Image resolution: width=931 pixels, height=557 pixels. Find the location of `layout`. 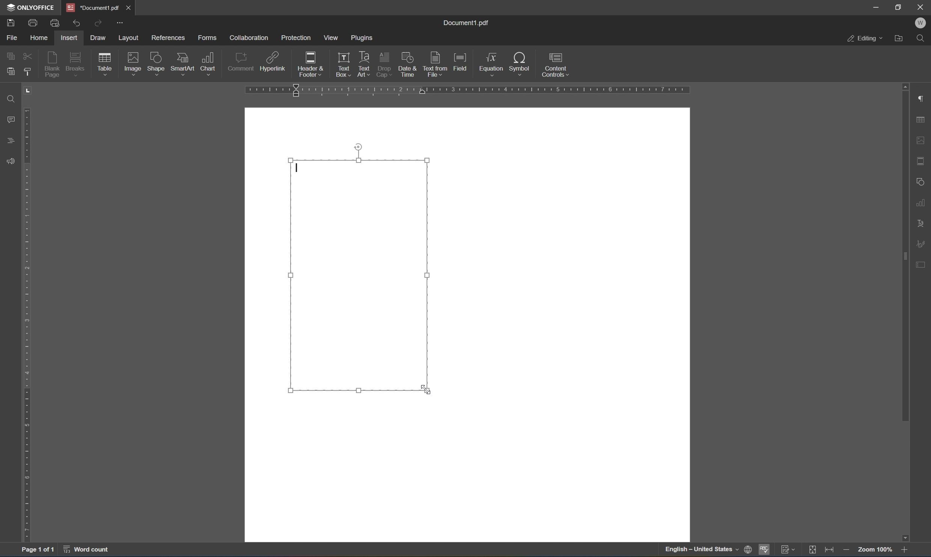

layout is located at coordinates (130, 38).